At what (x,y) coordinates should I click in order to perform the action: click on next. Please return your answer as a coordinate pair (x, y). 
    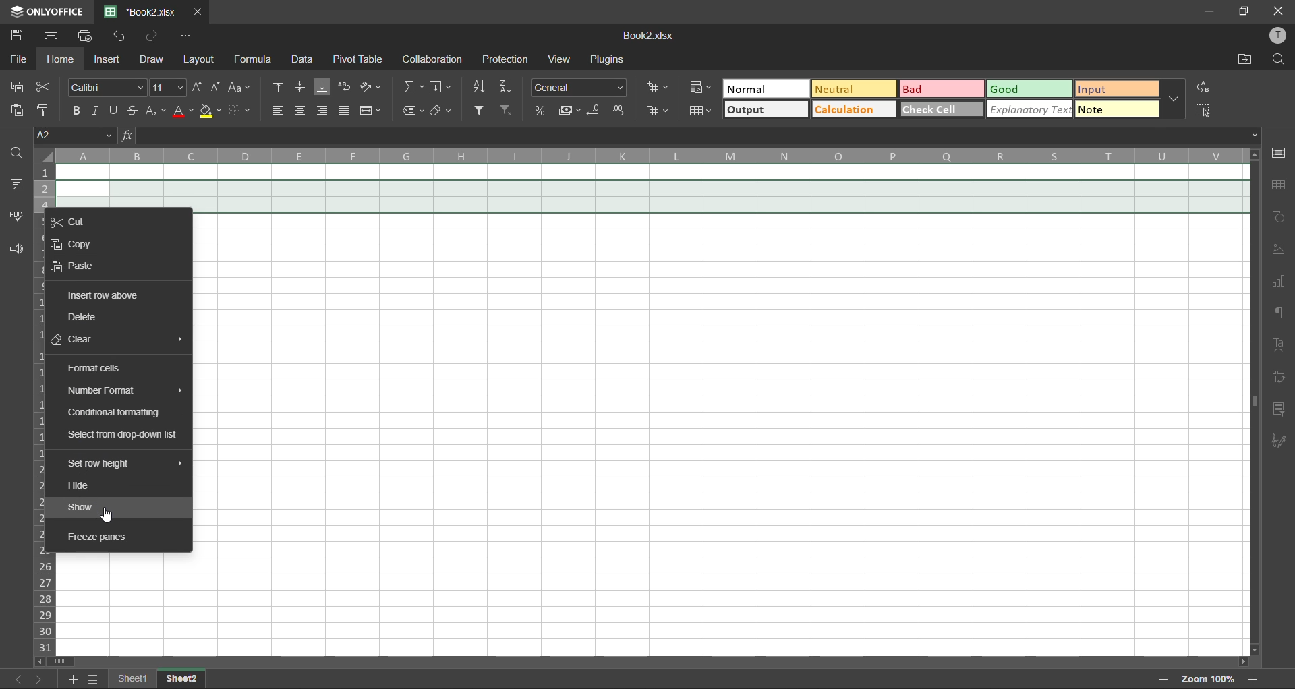
    Looking at the image, I should click on (39, 680).